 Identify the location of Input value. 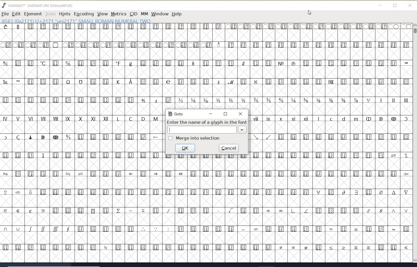
(202, 130).